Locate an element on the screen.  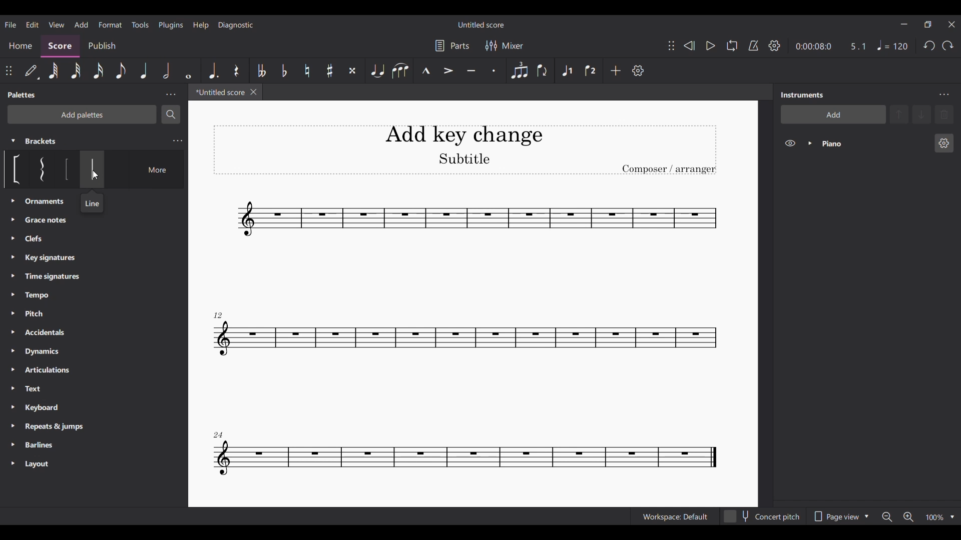
Show/Hide instrument is located at coordinates (790, 143).